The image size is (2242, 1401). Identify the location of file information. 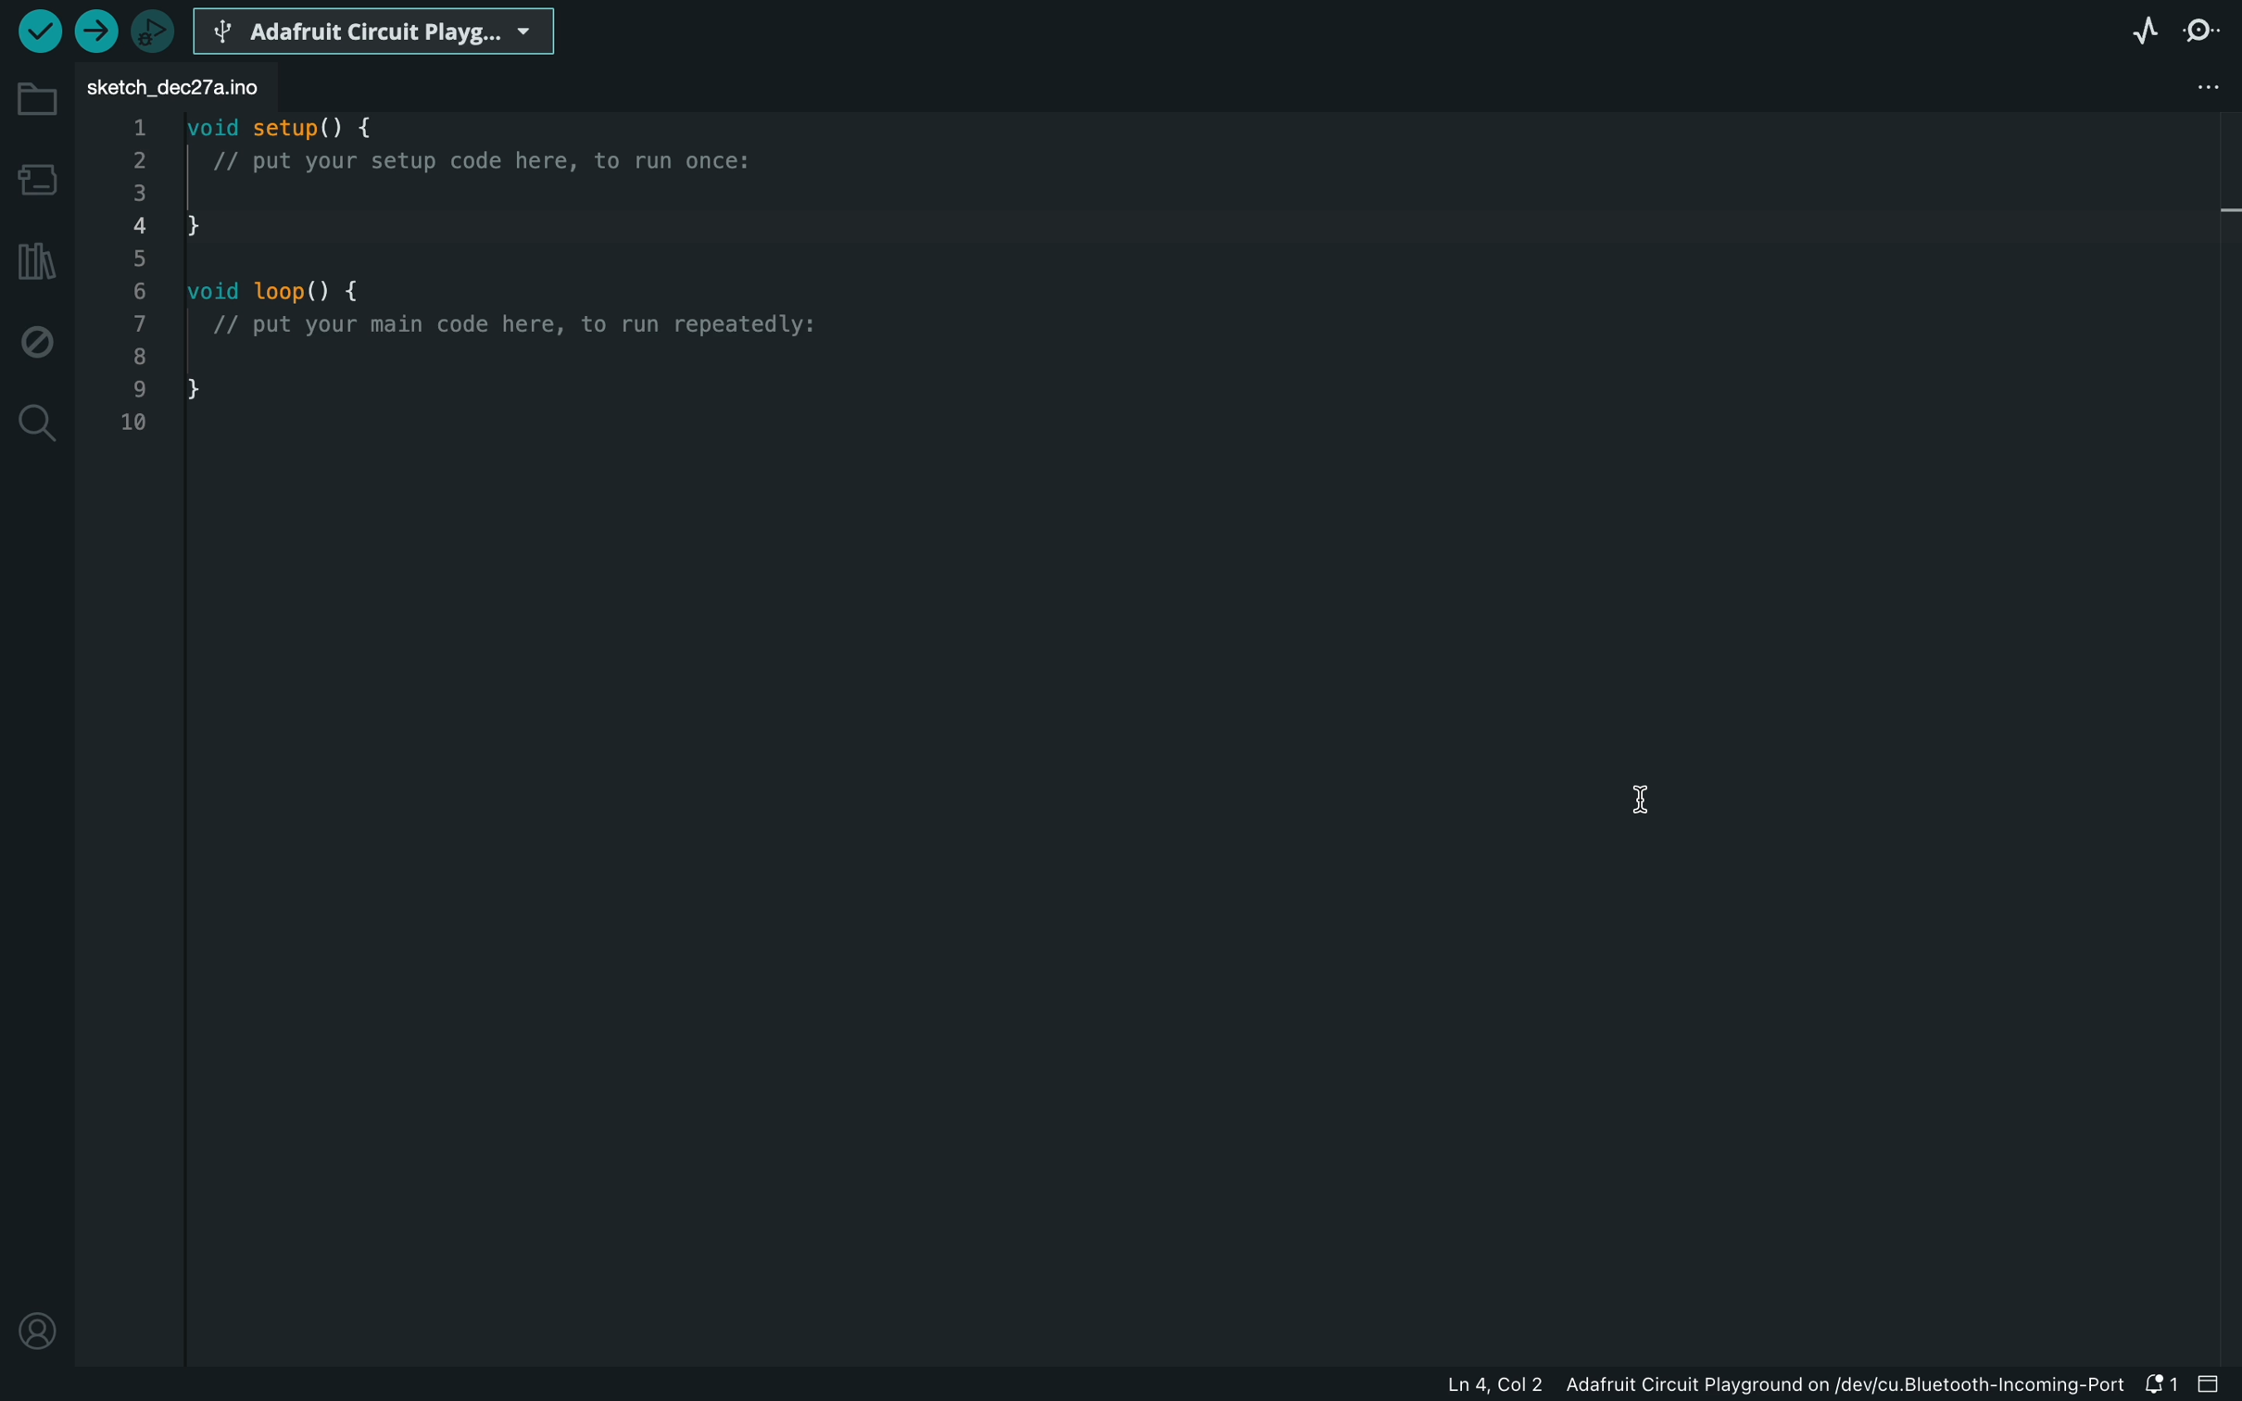
(1760, 1383).